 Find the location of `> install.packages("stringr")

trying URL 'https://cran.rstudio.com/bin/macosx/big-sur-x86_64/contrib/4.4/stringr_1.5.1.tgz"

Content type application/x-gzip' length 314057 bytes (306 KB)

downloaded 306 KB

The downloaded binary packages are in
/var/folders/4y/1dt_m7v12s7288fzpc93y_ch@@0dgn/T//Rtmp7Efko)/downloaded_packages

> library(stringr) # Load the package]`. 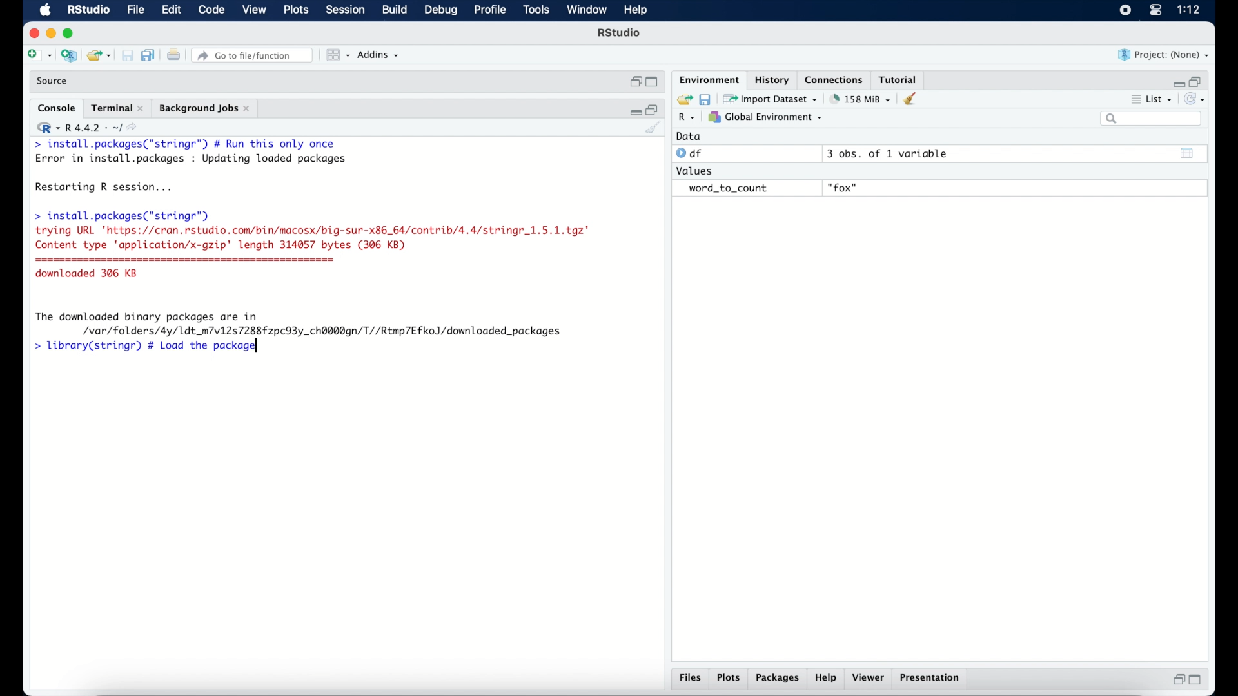

> install.packages("stringr")

trying URL 'https://cran.rstudio.com/bin/macosx/big-sur-x86_64/contrib/4.4/stringr_1.5.1.tgz"

Content type application/x-gzip' length 314057 bytes (306 KB)

downloaded 306 KB

The downloaded binary packages are in
/var/folders/4y/1dt_m7v12s7288fzpc93y_ch@@0dgn/T//Rtmp7Efko)/downloaded_packages

> library(stringr) # Load the package] is located at coordinates (312, 283).